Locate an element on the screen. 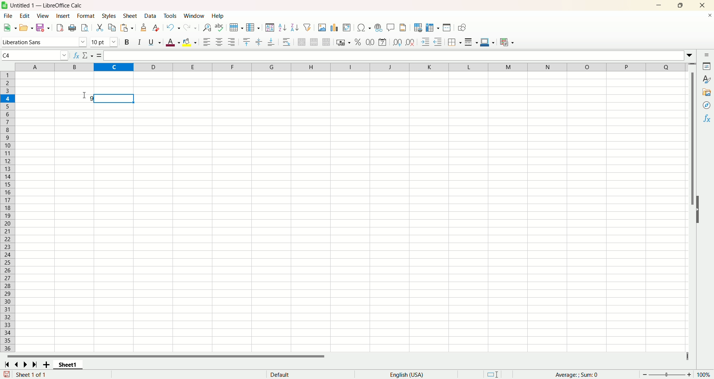 This screenshot has height=379, width=714. center vertically is located at coordinates (260, 41).